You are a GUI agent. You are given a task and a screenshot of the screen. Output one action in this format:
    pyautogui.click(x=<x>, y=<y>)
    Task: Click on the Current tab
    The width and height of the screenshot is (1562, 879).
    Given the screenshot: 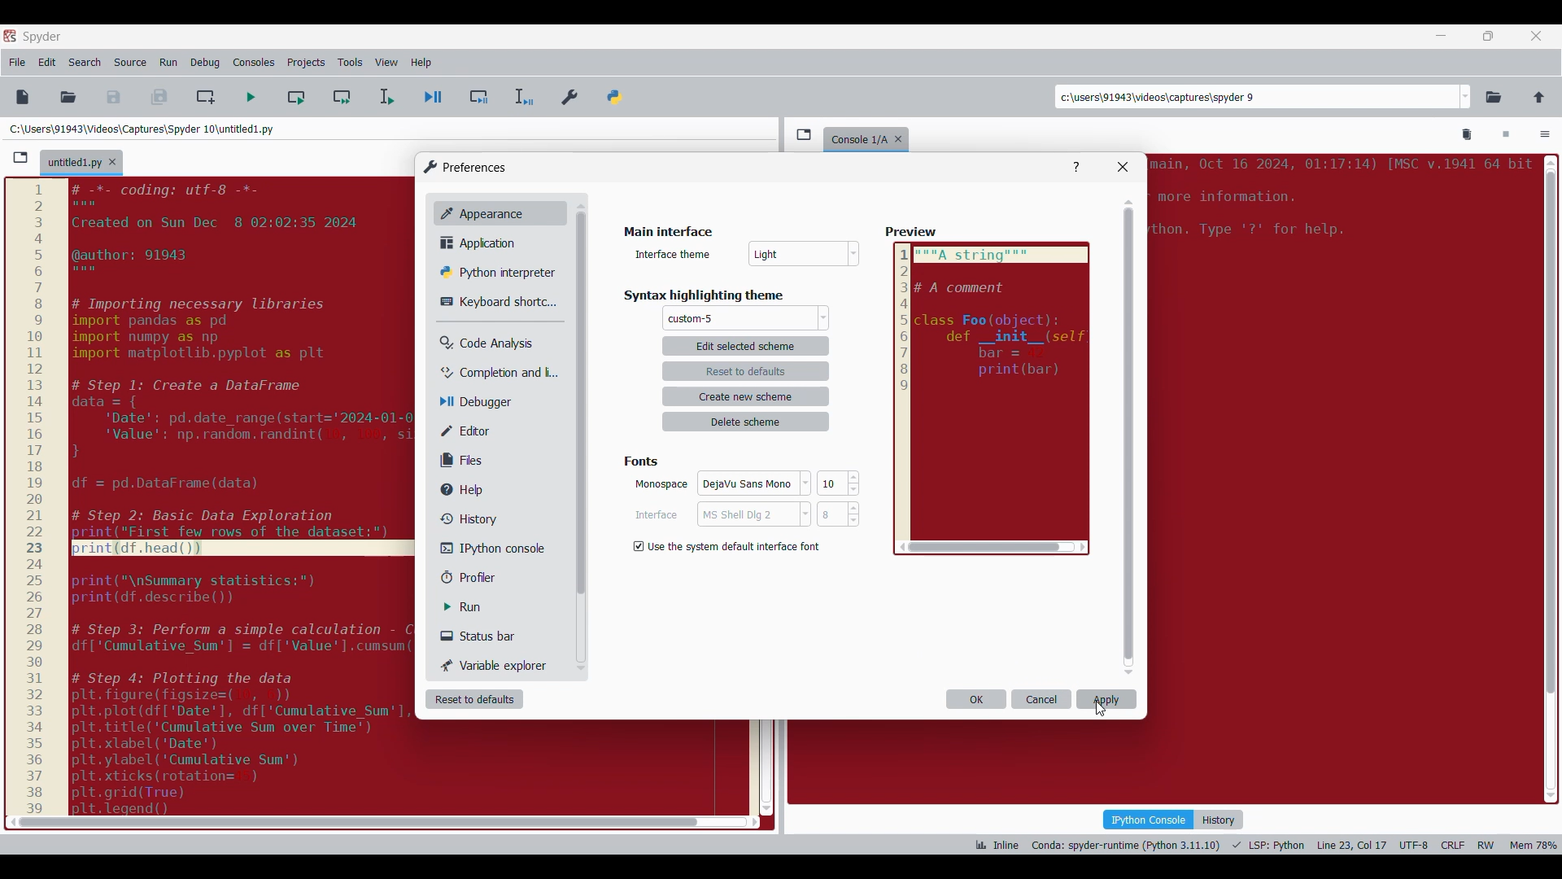 What is the action you would take?
    pyautogui.click(x=74, y=164)
    